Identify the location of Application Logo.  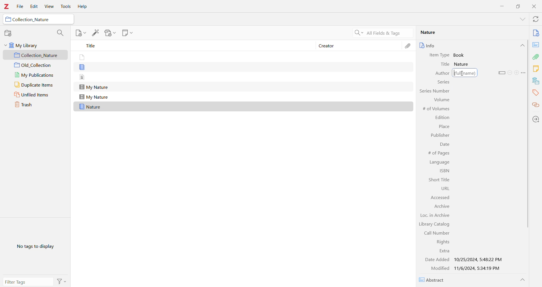
(6, 7).